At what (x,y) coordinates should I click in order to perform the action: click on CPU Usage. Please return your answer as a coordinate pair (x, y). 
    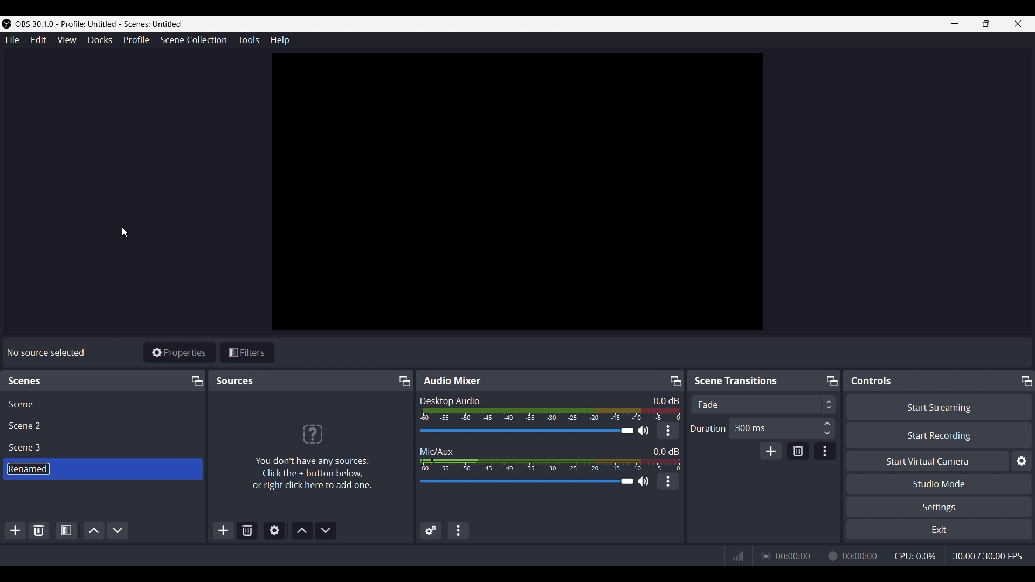
    Looking at the image, I should click on (916, 556).